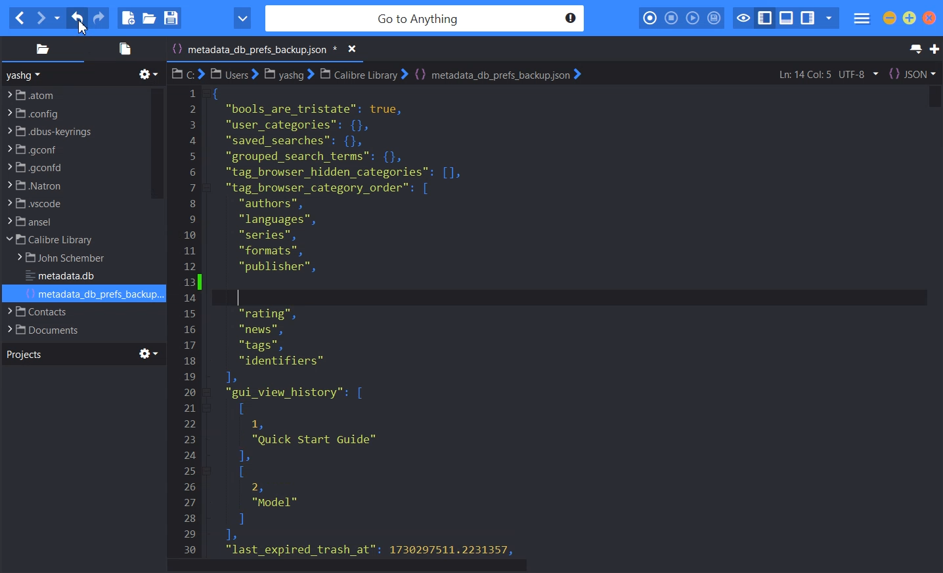 The image size is (943, 573). Describe the element at coordinates (24, 353) in the screenshot. I see `Projects` at that location.